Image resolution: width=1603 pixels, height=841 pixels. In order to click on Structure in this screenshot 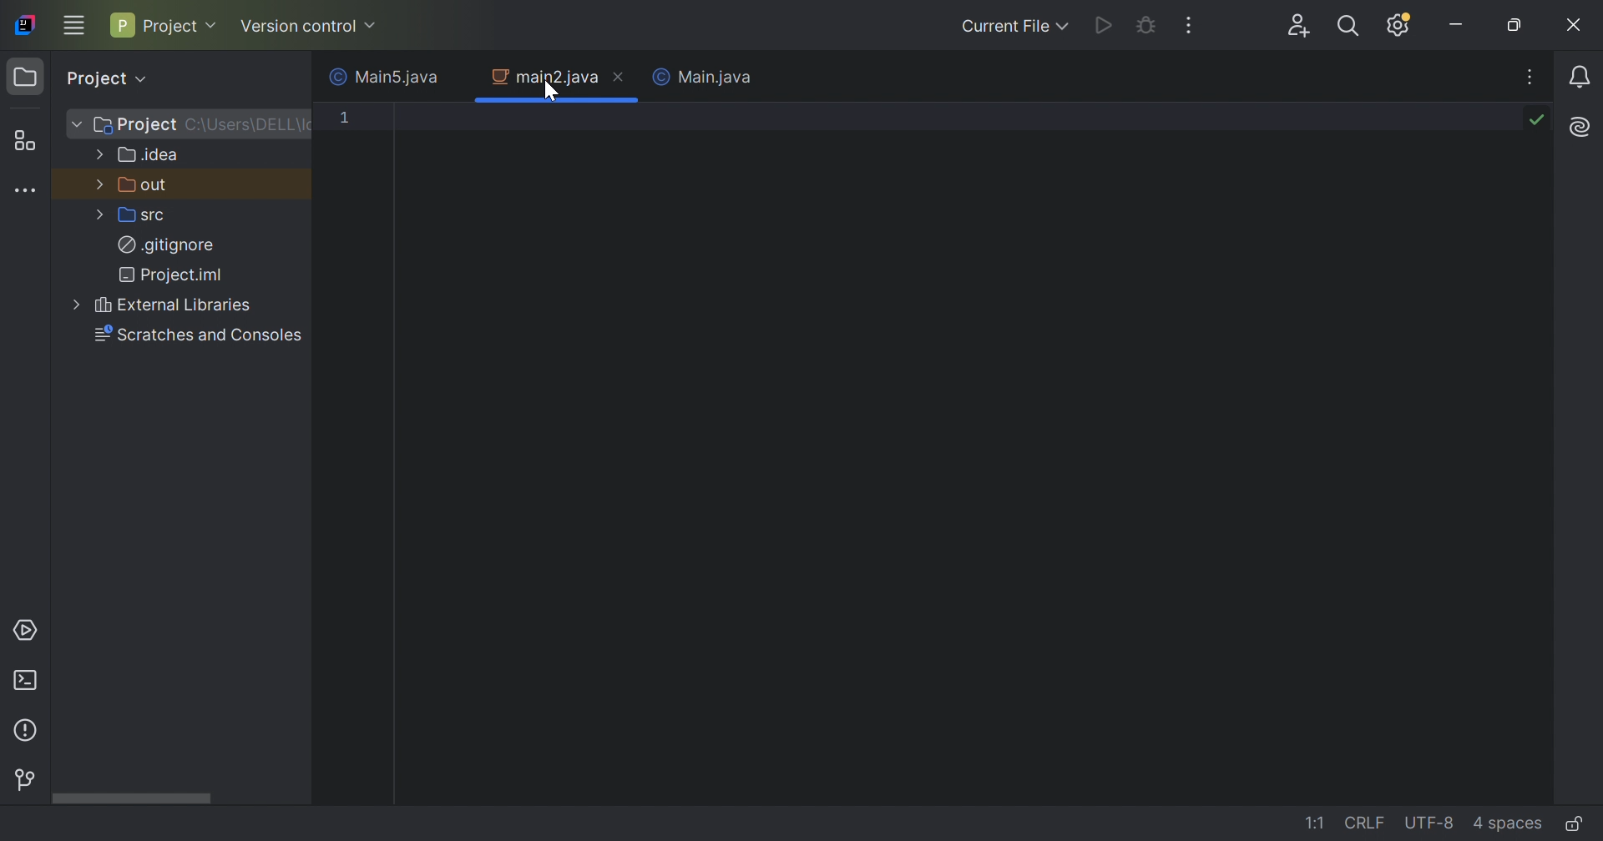, I will do `click(24, 140)`.